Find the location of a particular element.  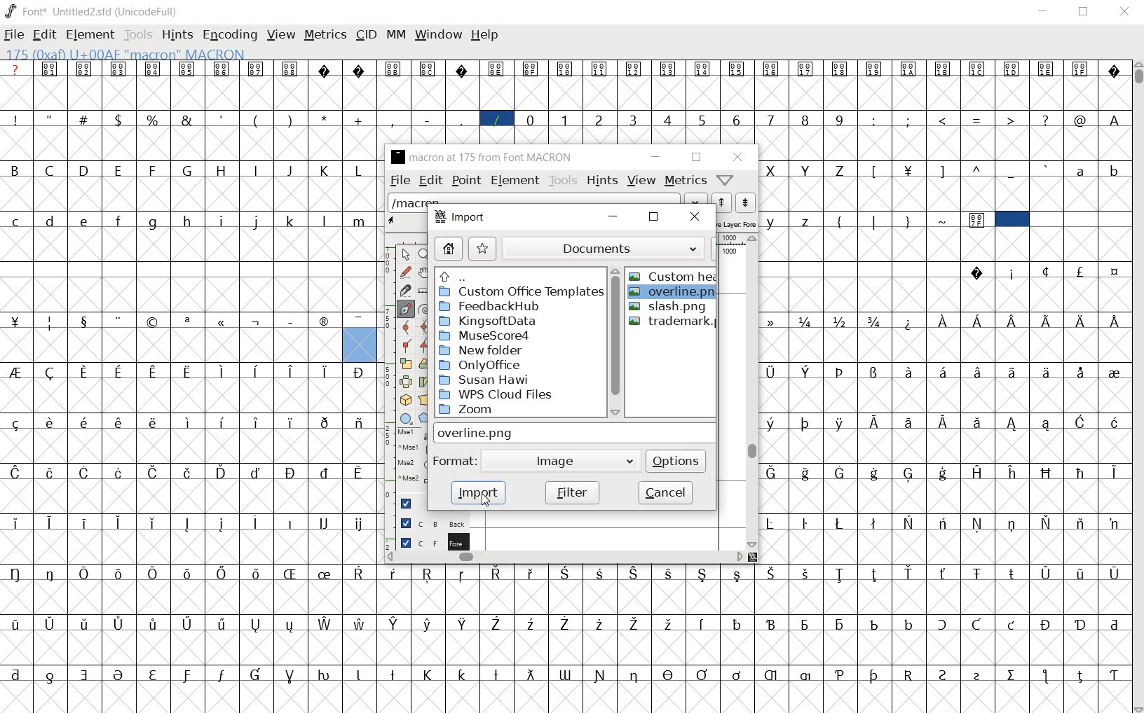

Maximize is located at coordinates (1087, 14).